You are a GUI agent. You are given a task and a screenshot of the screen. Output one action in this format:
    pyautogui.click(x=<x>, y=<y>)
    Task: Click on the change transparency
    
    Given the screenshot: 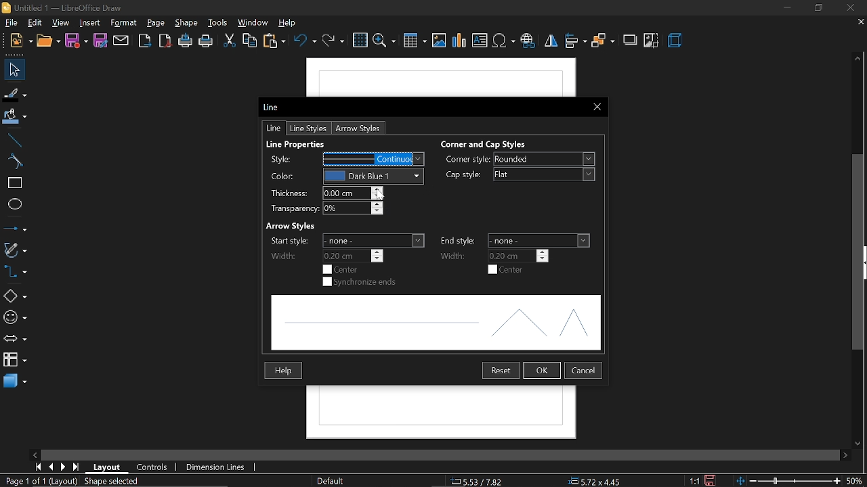 What is the action you would take?
    pyautogui.click(x=352, y=209)
    